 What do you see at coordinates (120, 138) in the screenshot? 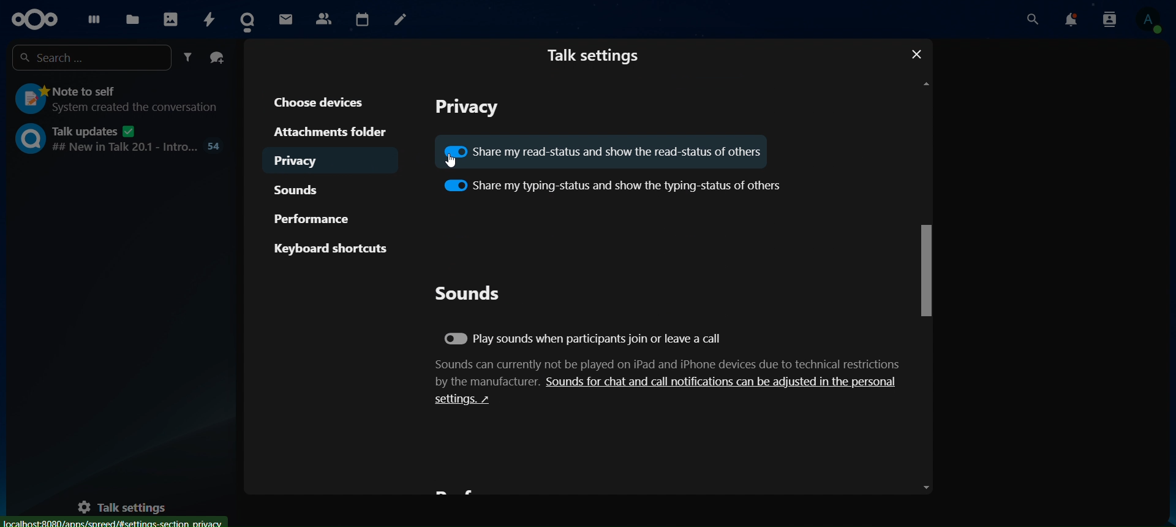
I see `talk updates` at bounding box center [120, 138].